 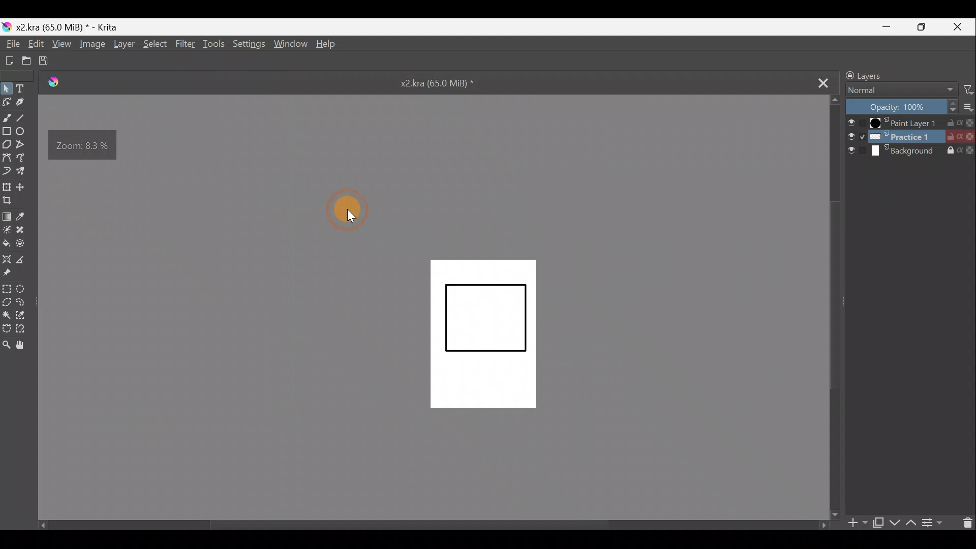 I want to click on Window, so click(x=290, y=43).